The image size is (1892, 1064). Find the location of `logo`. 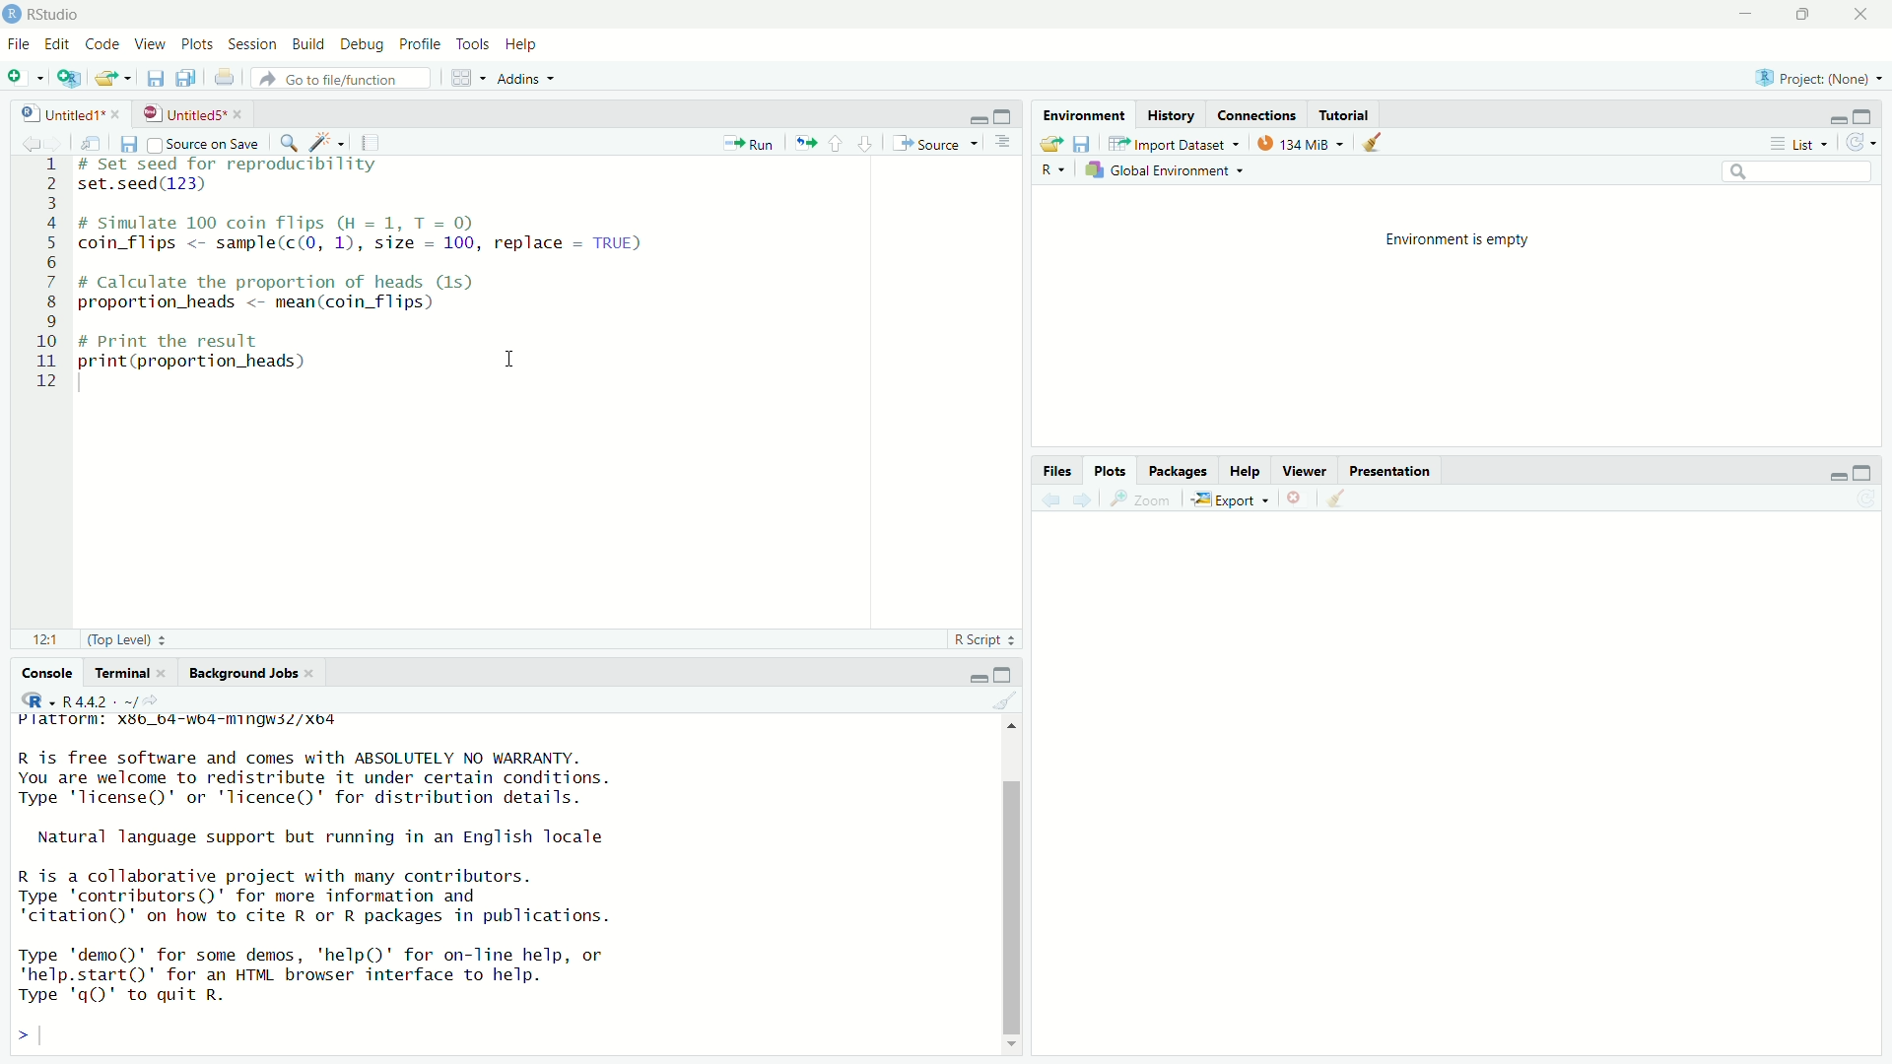

logo is located at coordinates (12, 15).